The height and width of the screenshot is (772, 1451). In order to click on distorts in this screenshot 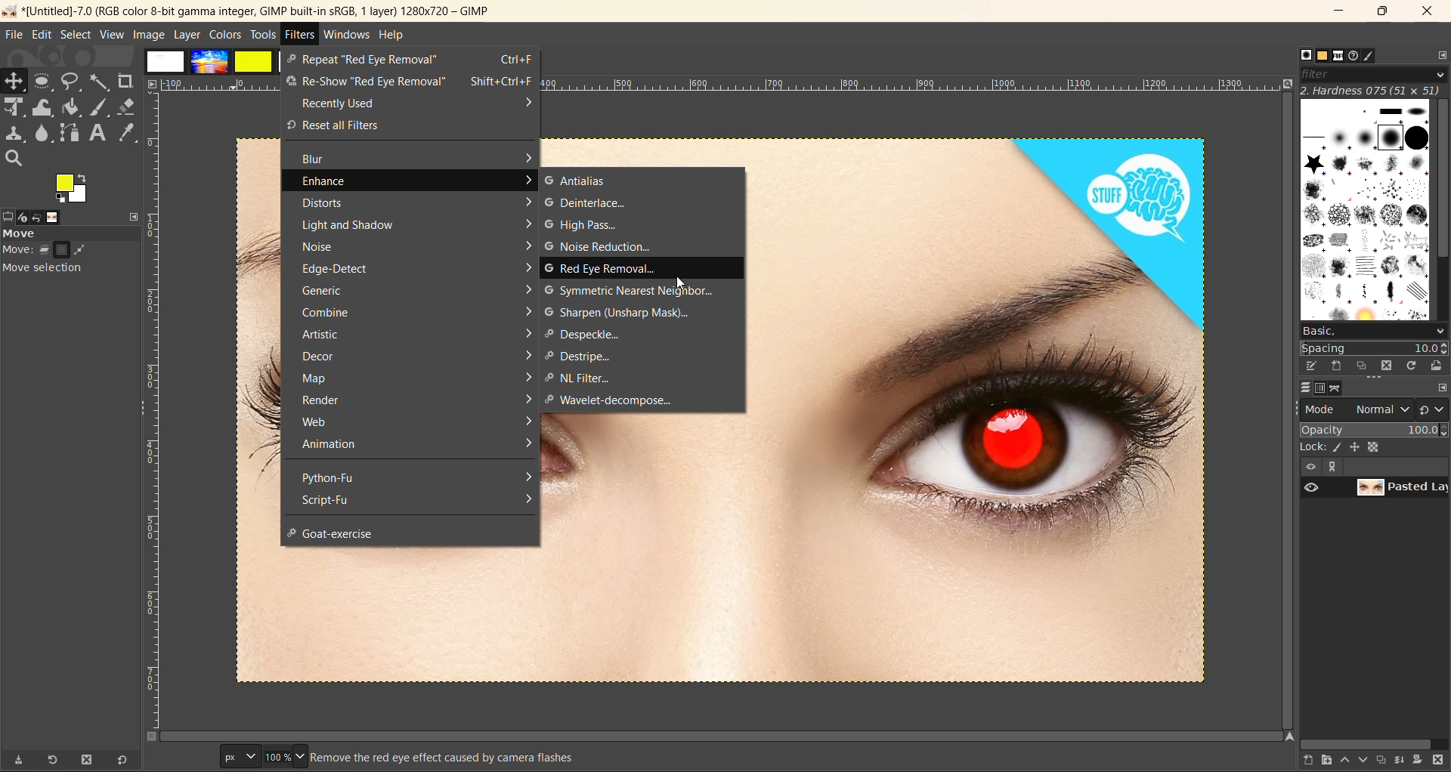, I will do `click(416, 204)`.